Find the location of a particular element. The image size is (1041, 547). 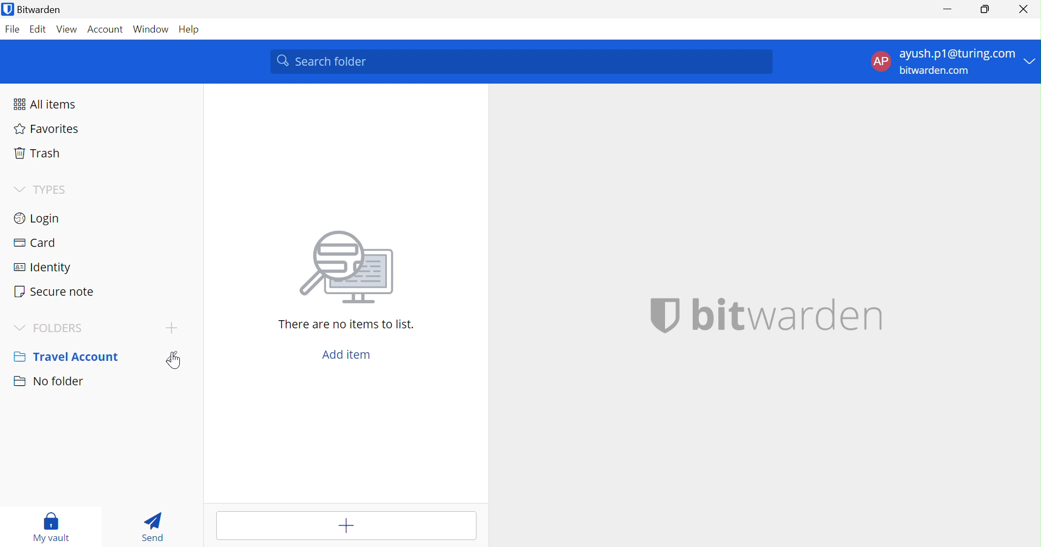

Close is located at coordinates (1024, 9).